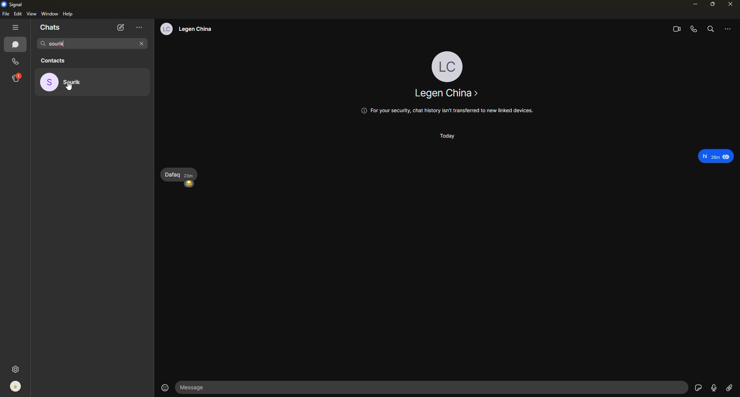 The height and width of the screenshot is (397, 740). I want to click on edit, so click(18, 14).